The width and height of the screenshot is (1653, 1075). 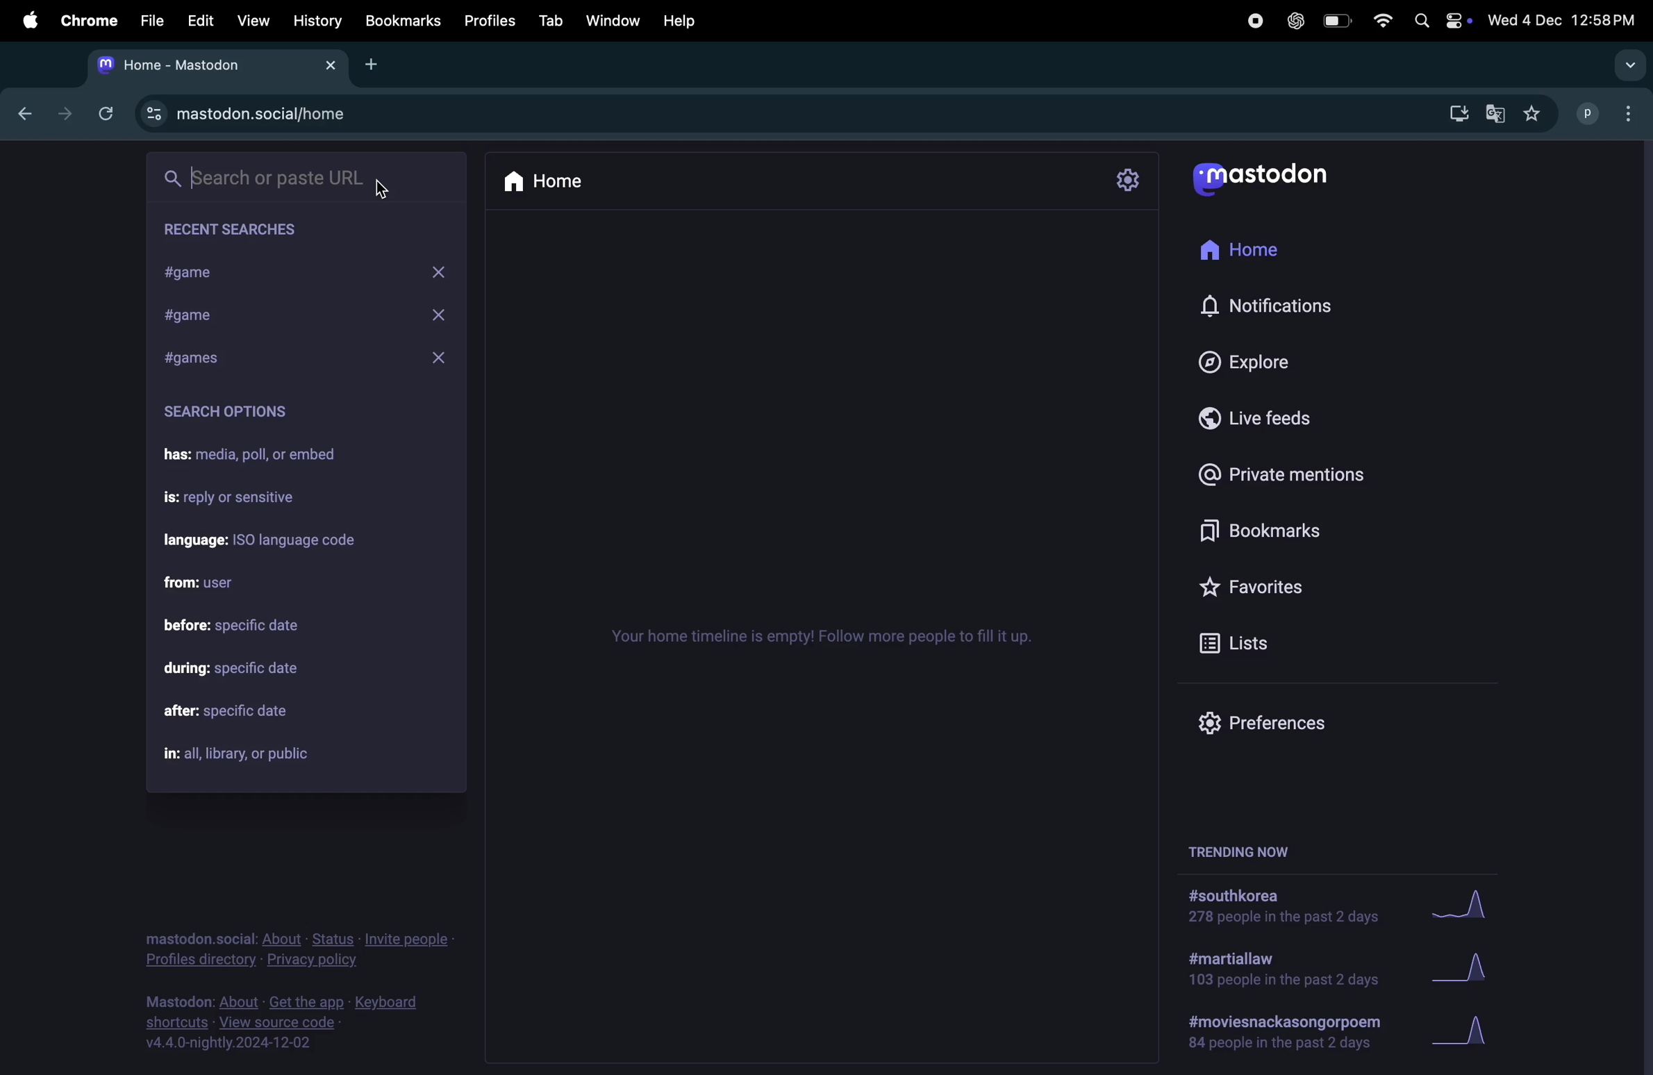 I want to click on go back, so click(x=22, y=115).